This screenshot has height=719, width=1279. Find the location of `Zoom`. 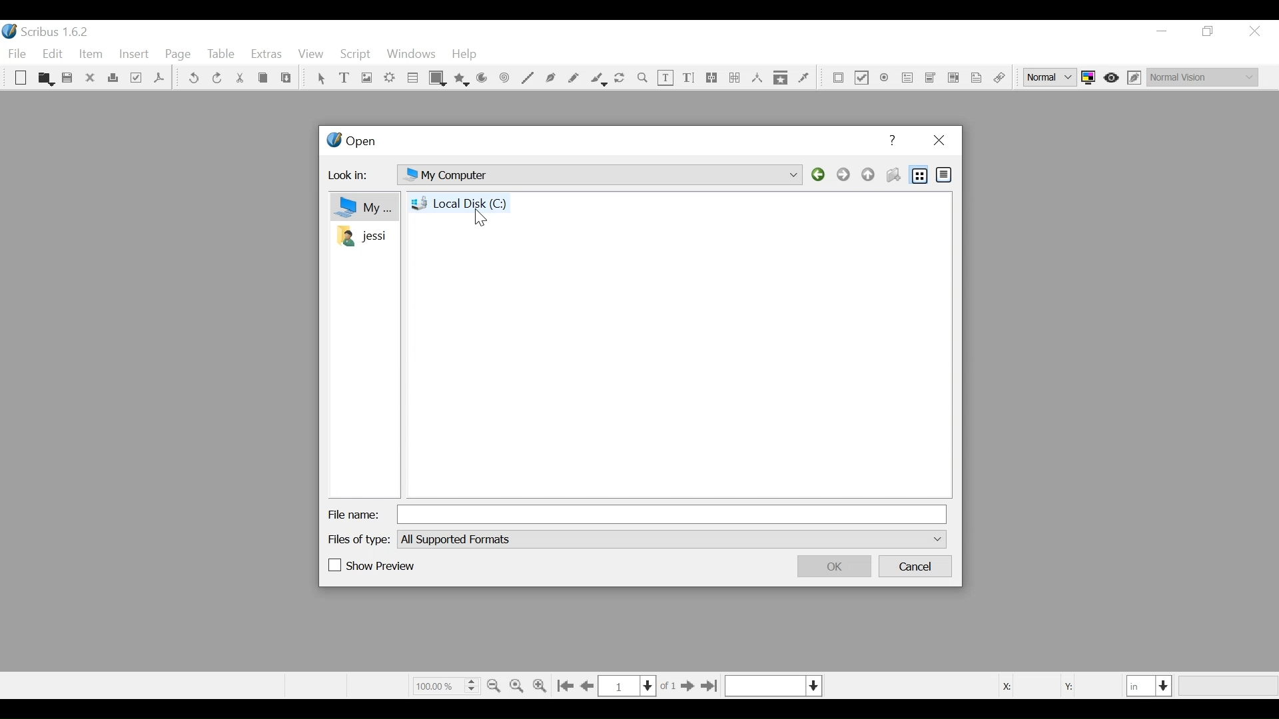

Zoom is located at coordinates (643, 79).